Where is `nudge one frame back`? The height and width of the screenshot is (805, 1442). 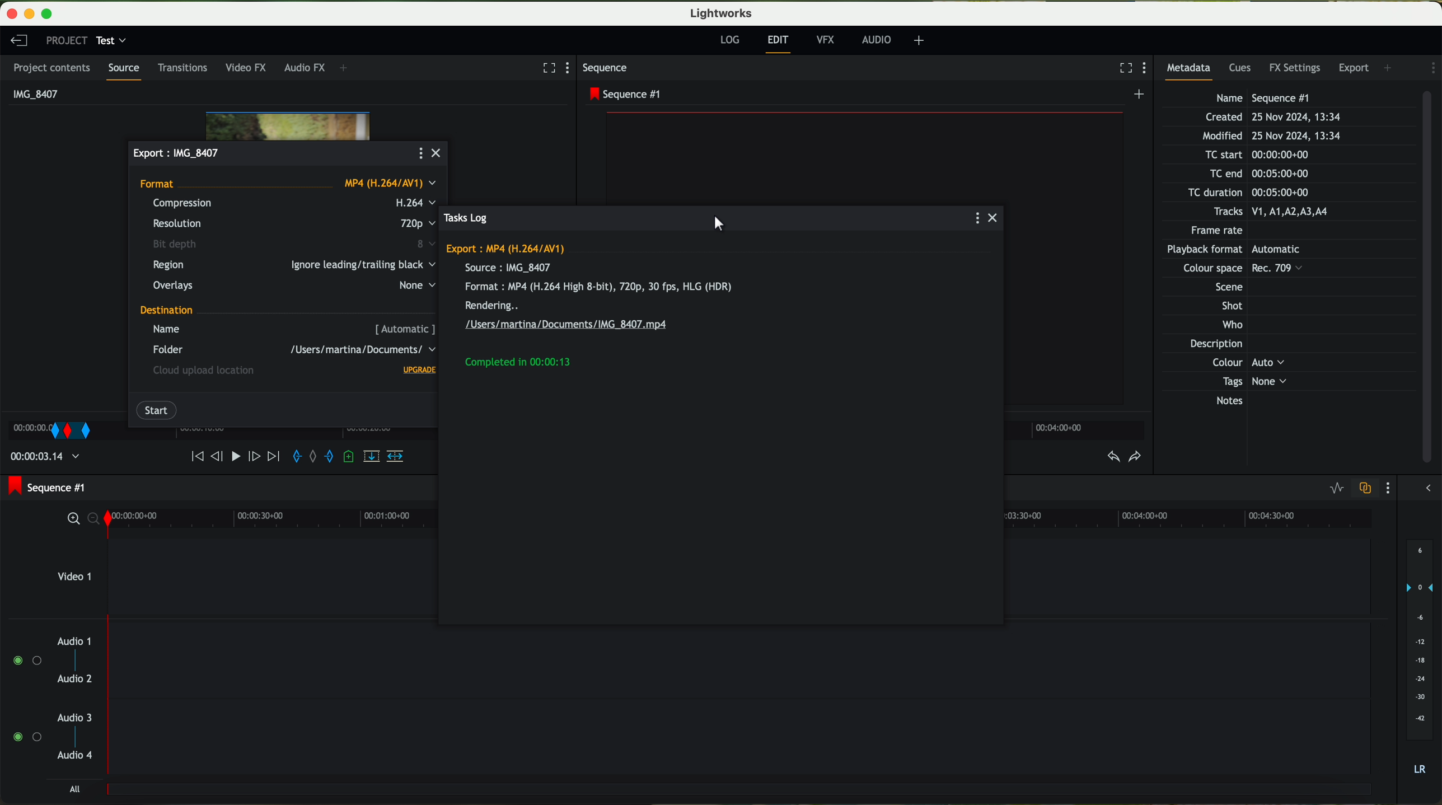
nudge one frame back is located at coordinates (786, 460).